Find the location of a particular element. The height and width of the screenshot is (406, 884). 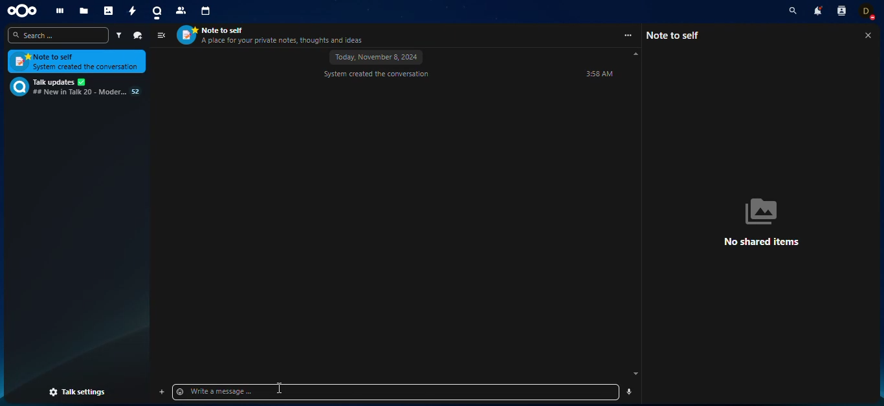

system created conversation is located at coordinates (377, 75).